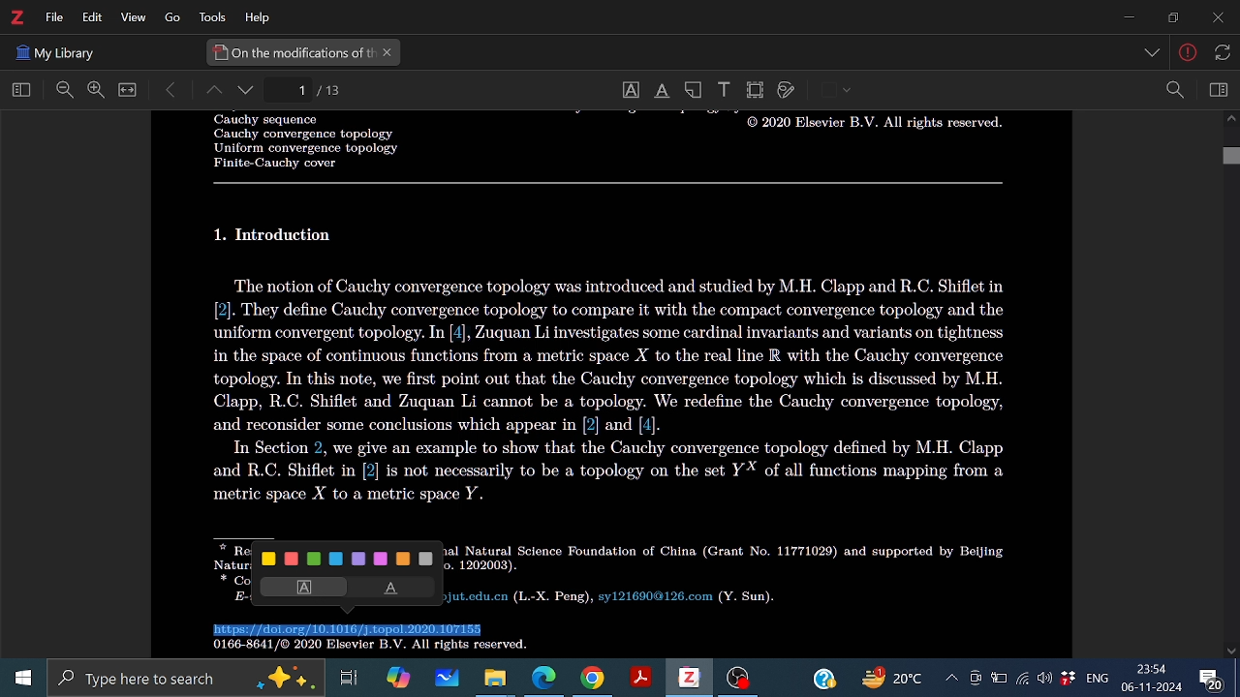  Describe the element at coordinates (630, 90) in the screenshot. I see `Select text` at that location.